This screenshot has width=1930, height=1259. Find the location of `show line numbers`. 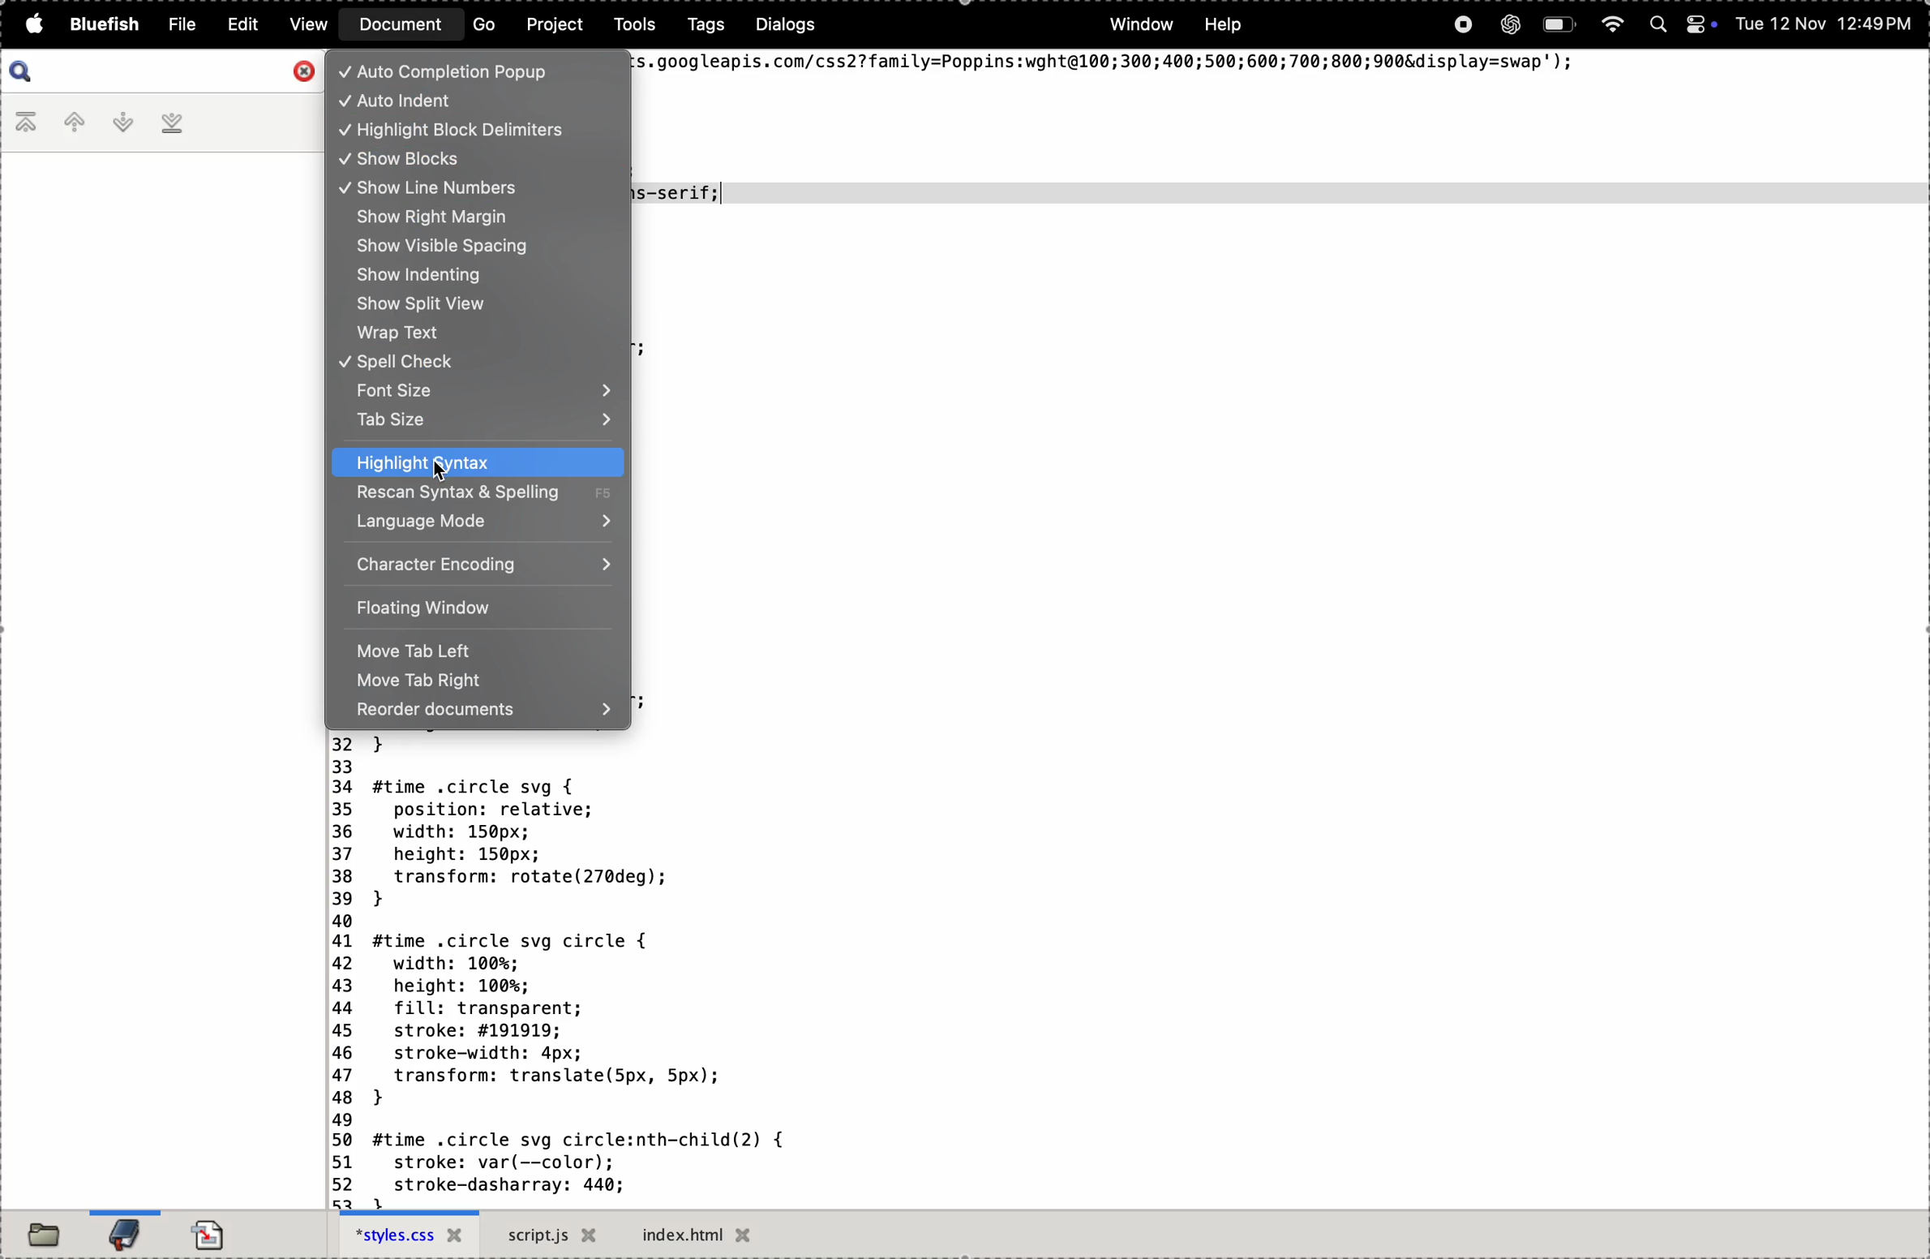

show line numbers is located at coordinates (455, 186).